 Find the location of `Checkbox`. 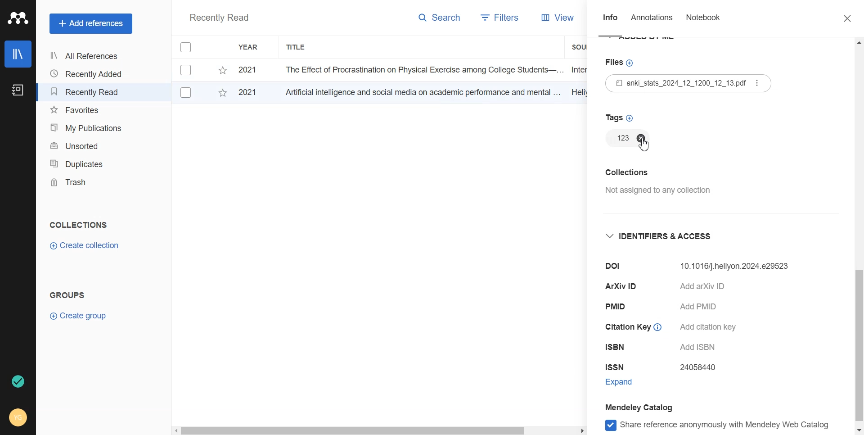

Checkbox is located at coordinates (186, 93).